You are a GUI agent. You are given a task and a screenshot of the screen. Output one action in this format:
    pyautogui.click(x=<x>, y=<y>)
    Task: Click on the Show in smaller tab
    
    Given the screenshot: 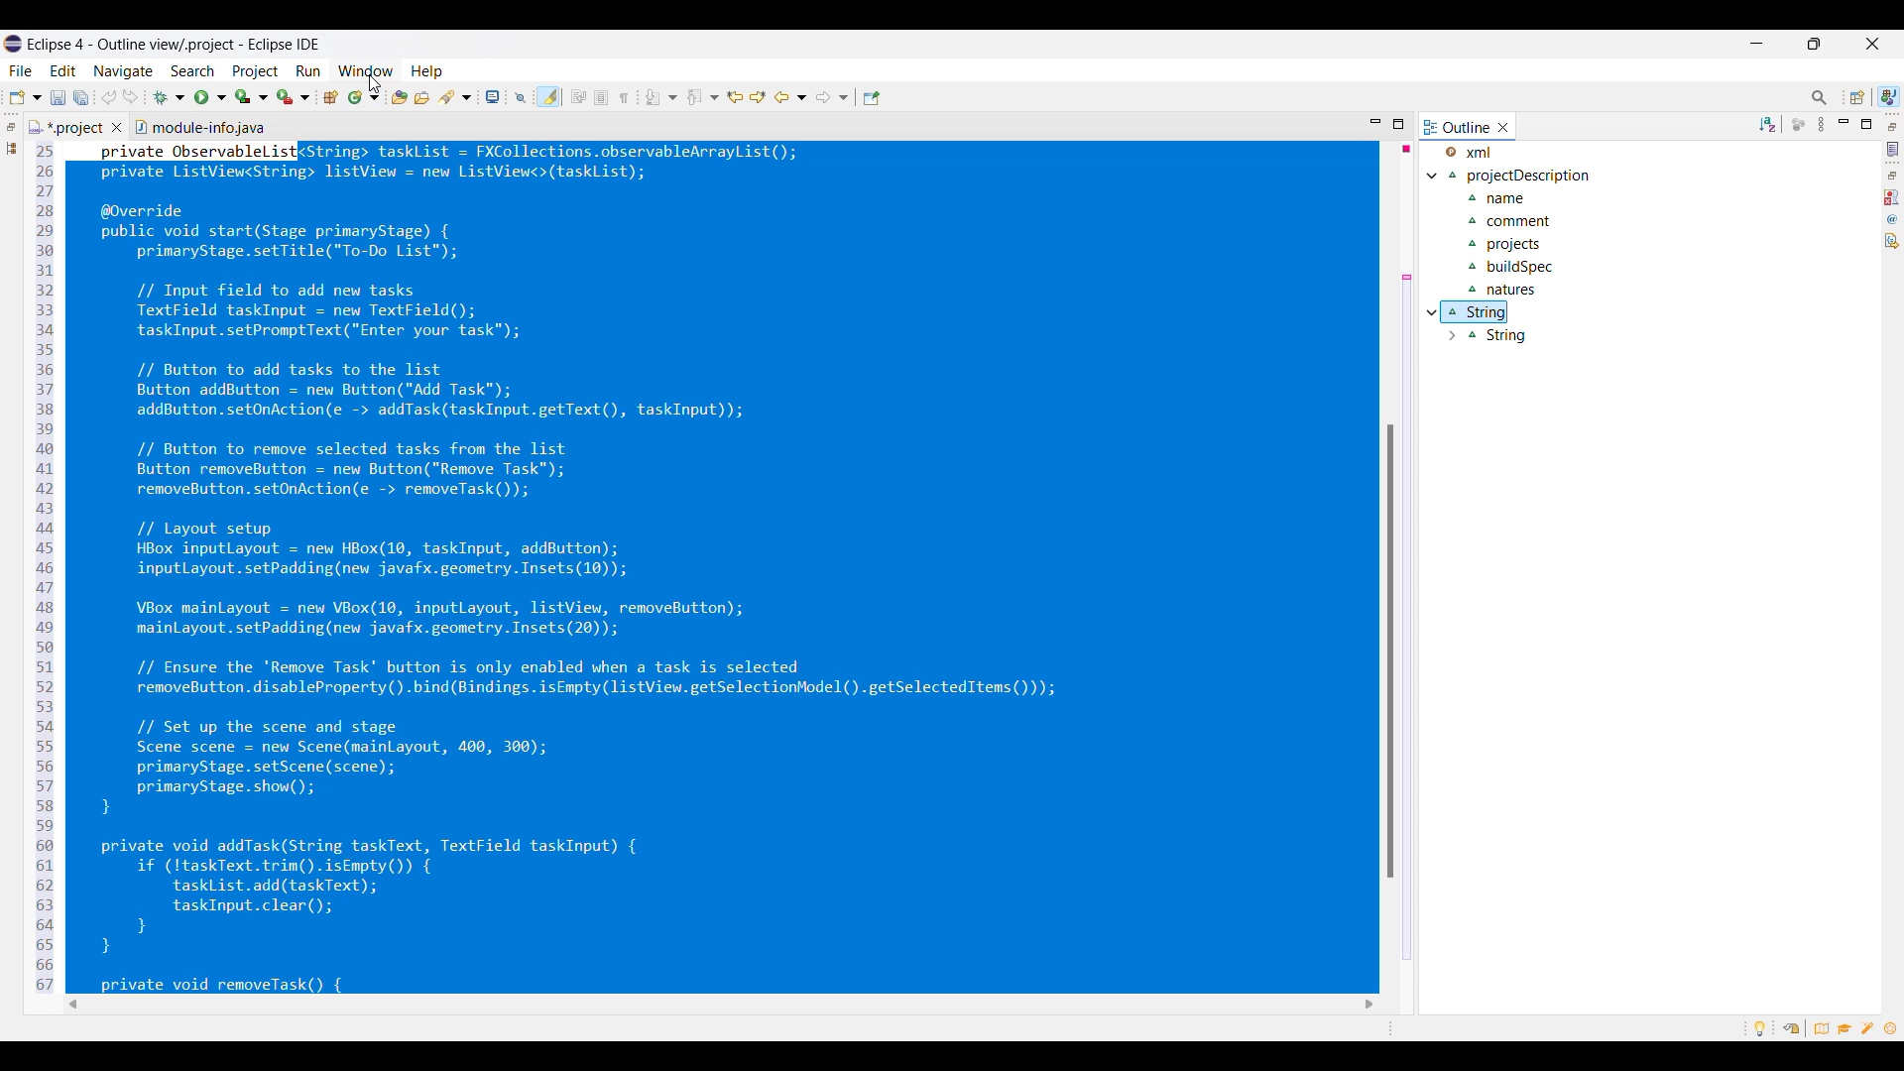 What is the action you would take?
    pyautogui.click(x=1814, y=44)
    